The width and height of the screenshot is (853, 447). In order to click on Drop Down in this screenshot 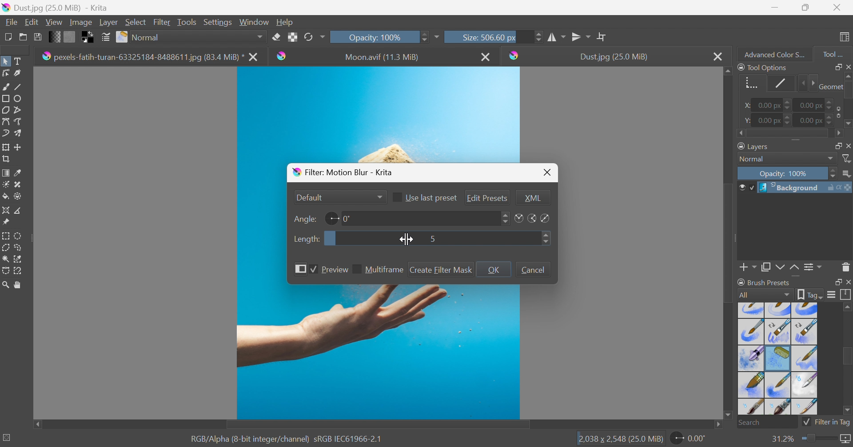, I will do `click(379, 198)`.